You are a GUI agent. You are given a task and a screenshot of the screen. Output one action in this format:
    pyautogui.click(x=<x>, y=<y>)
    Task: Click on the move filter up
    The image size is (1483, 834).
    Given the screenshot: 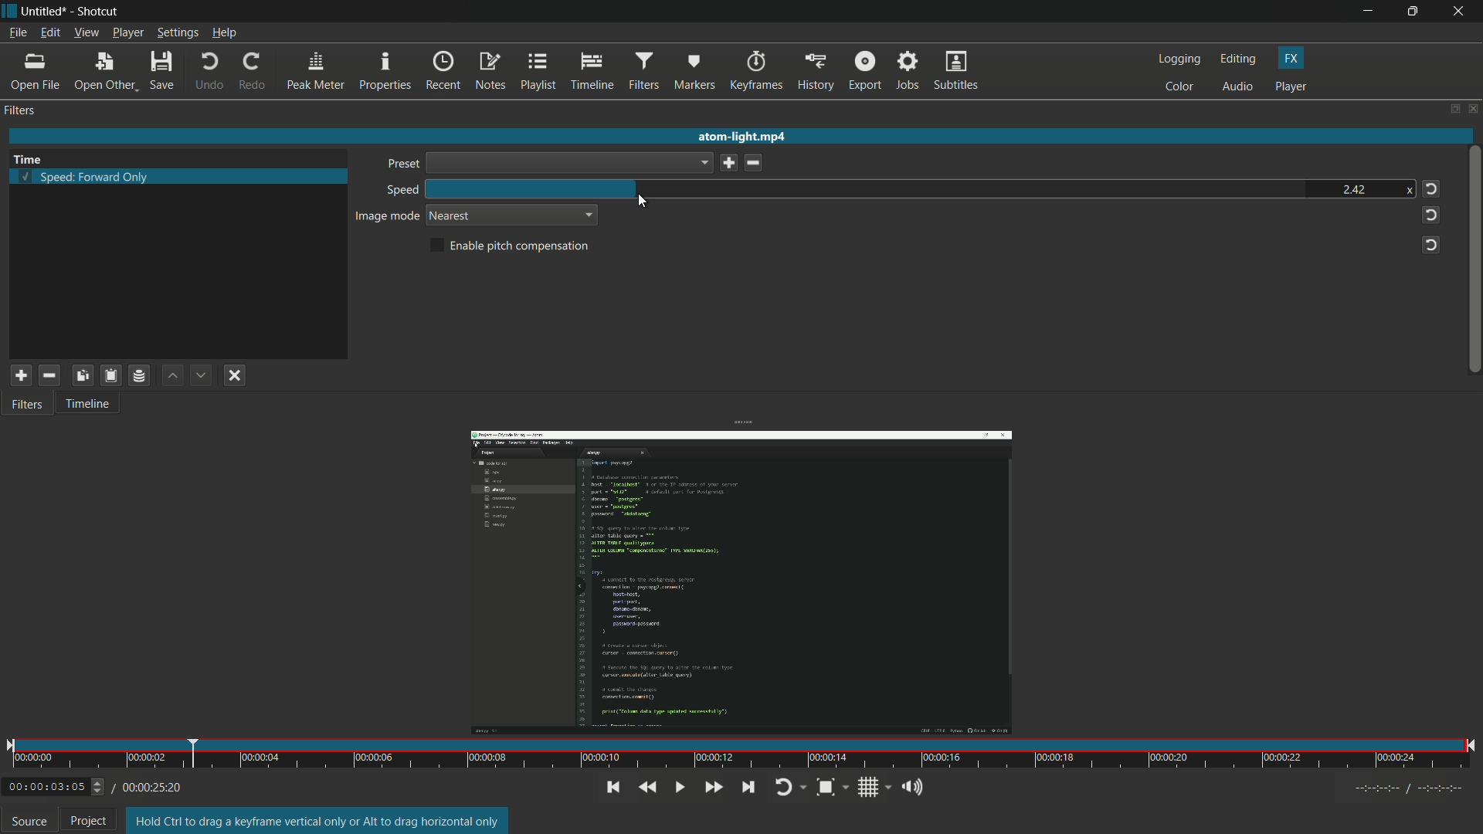 What is the action you would take?
    pyautogui.click(x=170, y=375)
    